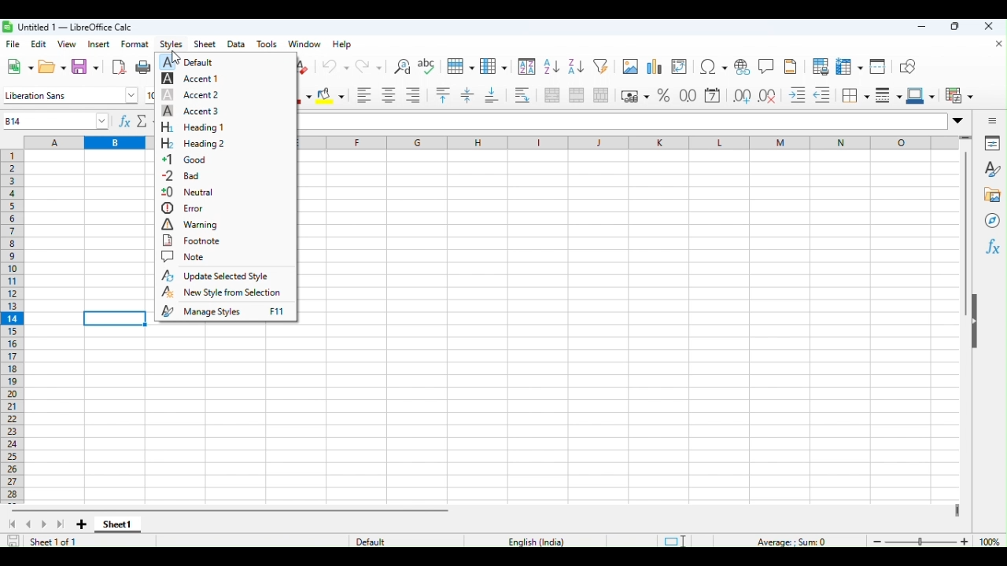 The height and width of the screenshot is (566, 1007). Describe the element at coordinates (365, 542) in the screenshot. I see `Default` at that location.